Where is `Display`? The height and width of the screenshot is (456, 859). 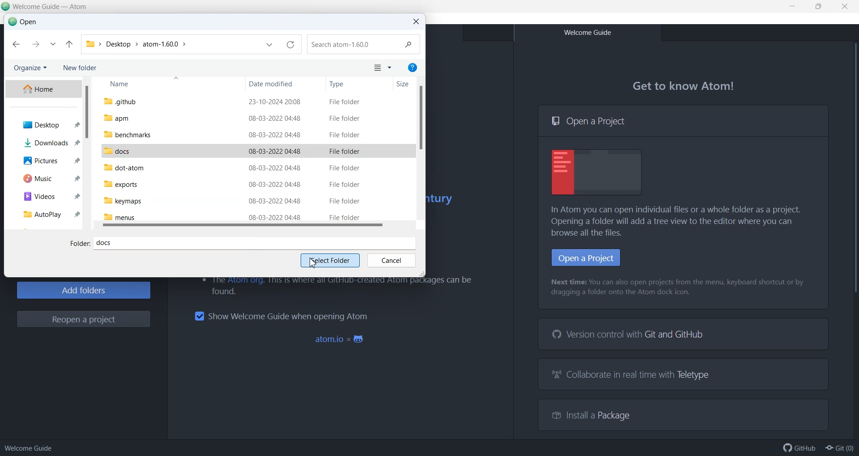 Display is located at coordinates (597, 172).